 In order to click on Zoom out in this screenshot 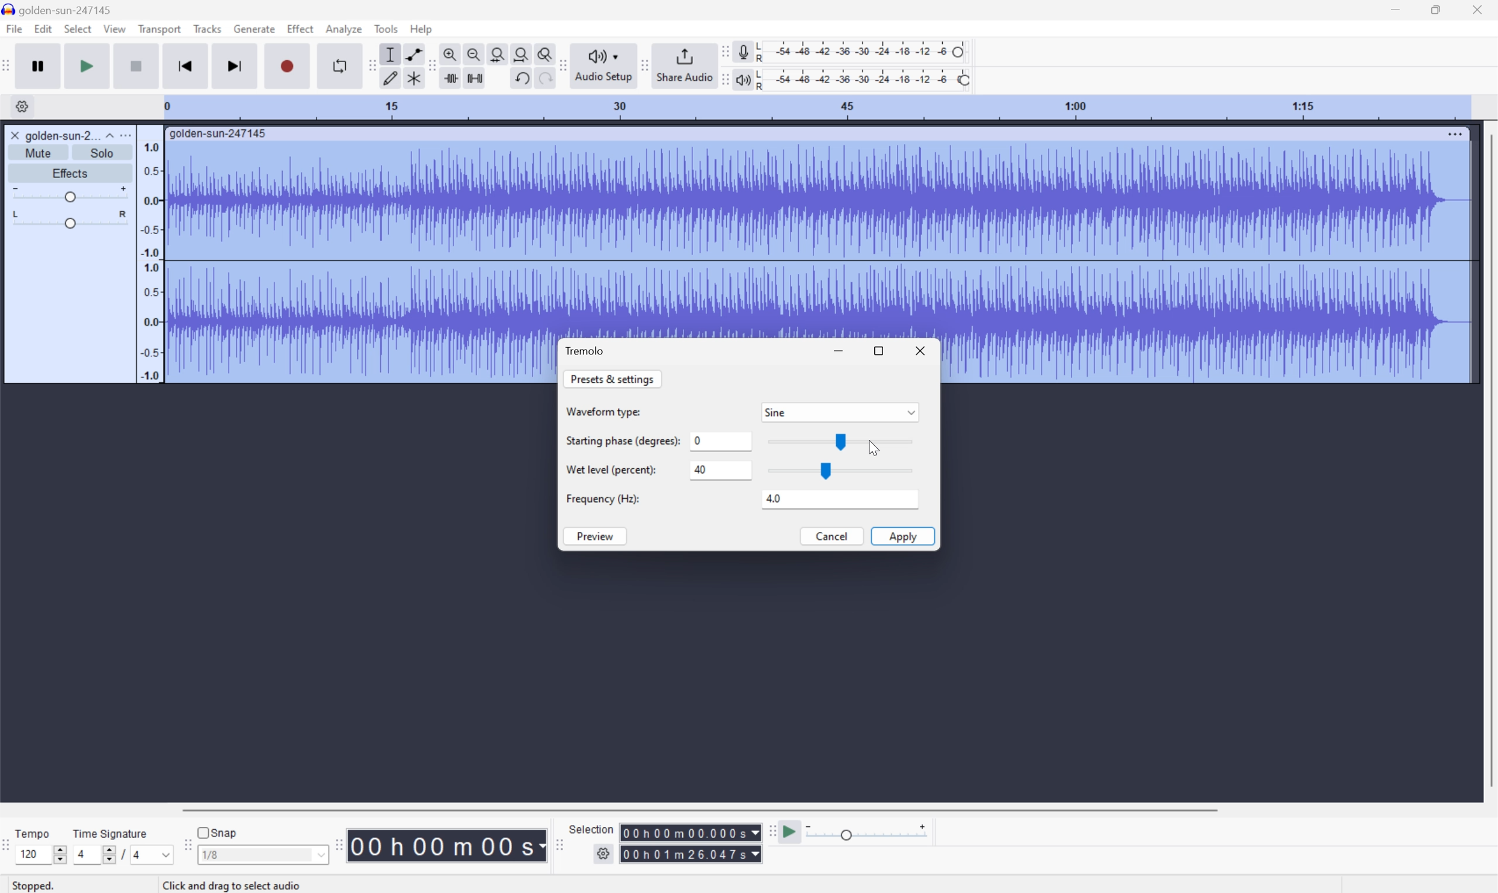, I will do `click(474, 54)`.